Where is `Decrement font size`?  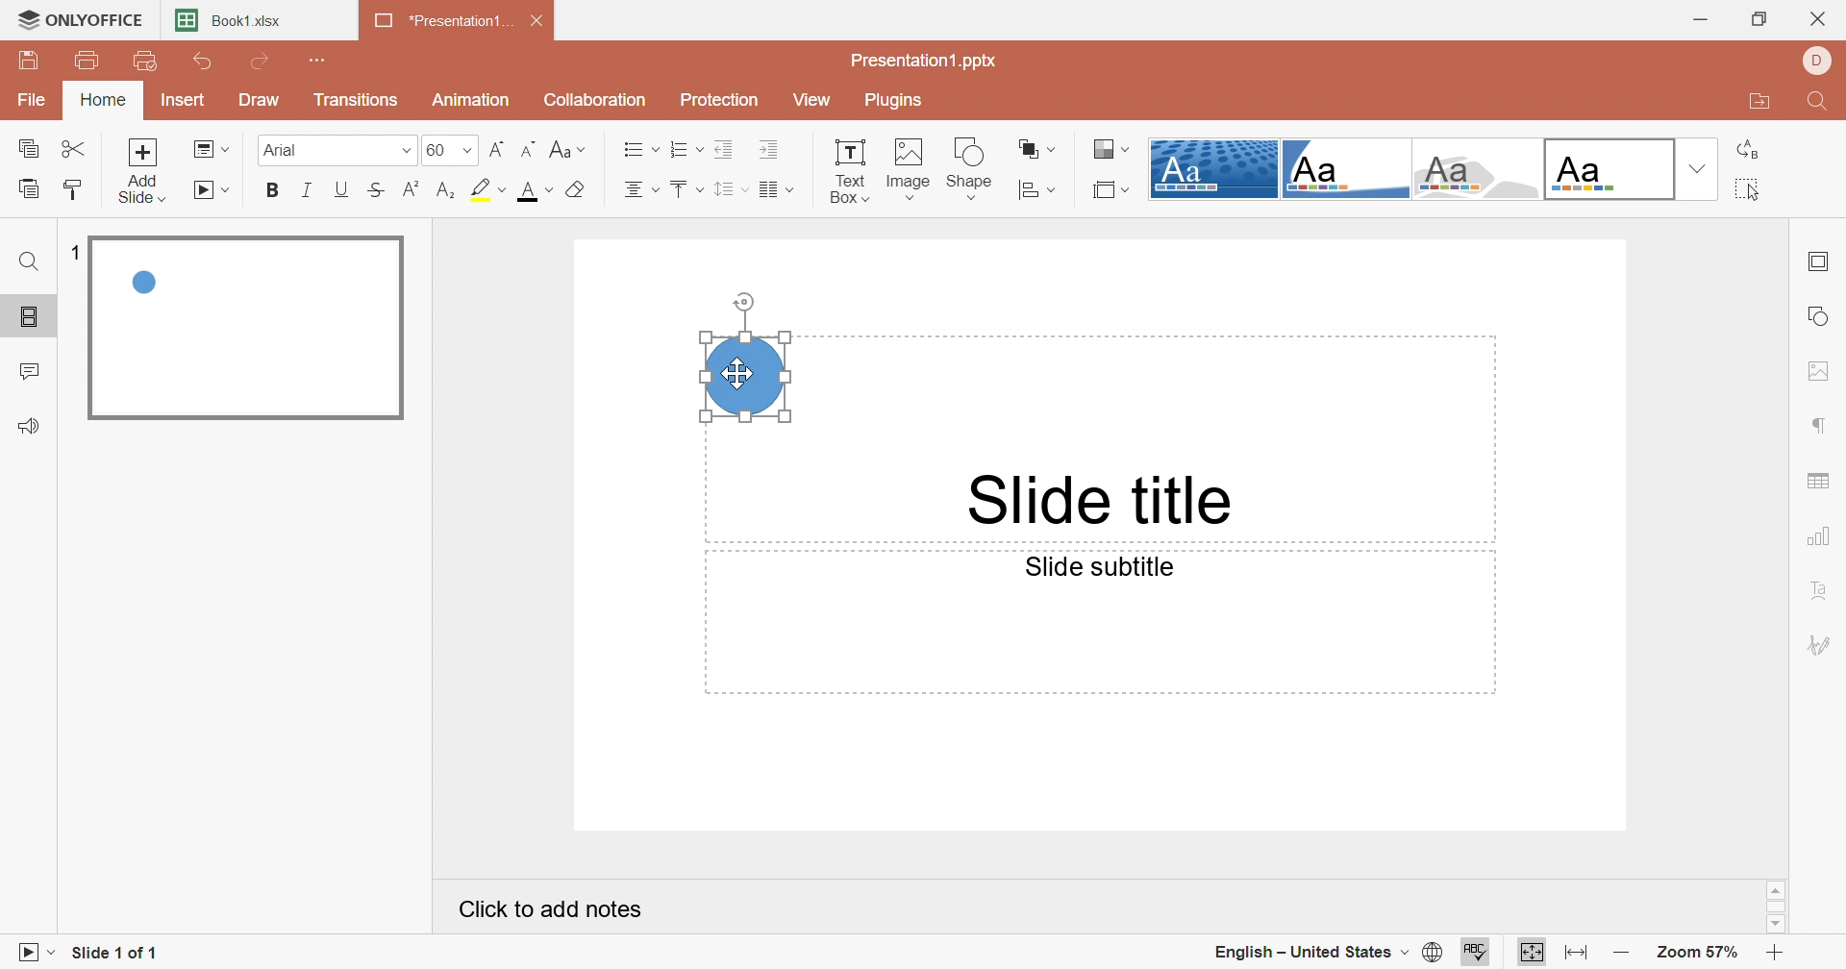
Decrement font size is located at coordinates (532, 148).